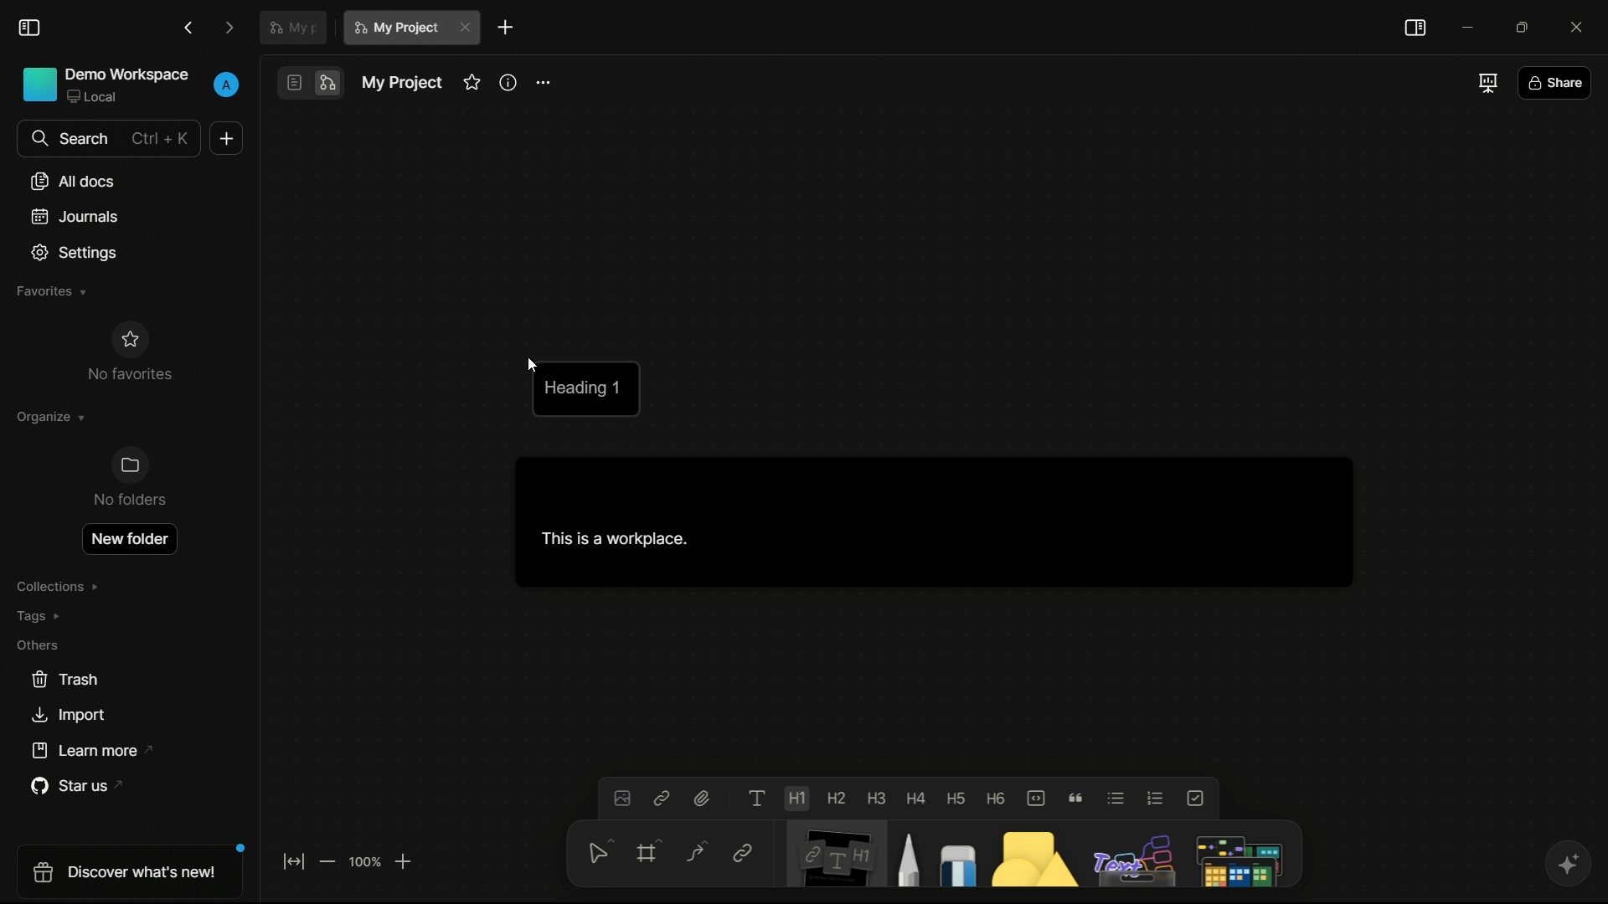 This screenshot has height=904, width=1608. Describe the element at coordinates (293, 26) in the screenshot. I see `document tab` at that location.